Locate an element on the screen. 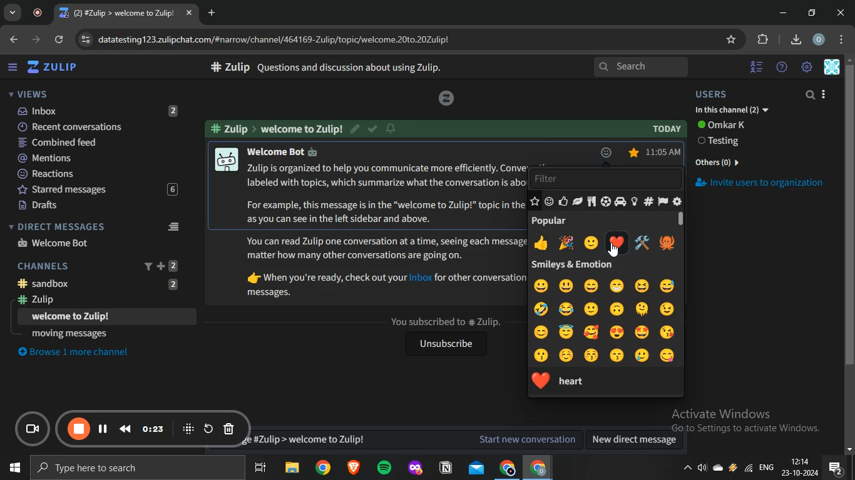 The image size is (855, 480). smiley and emotion is located at coordinates (550, 202).